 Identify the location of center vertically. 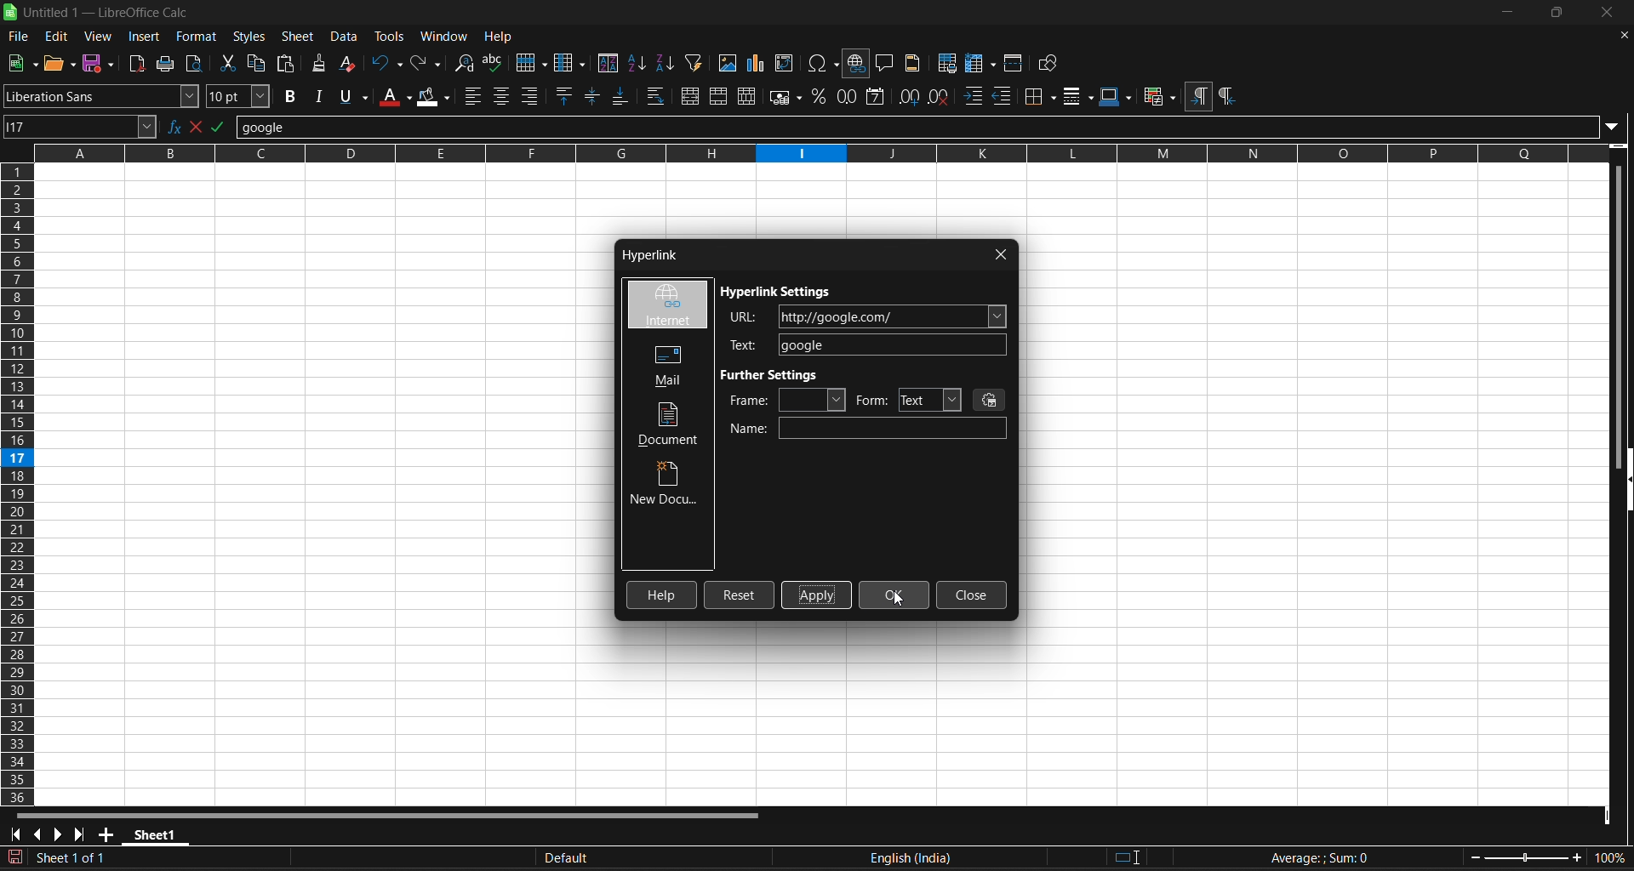
(594, 95).